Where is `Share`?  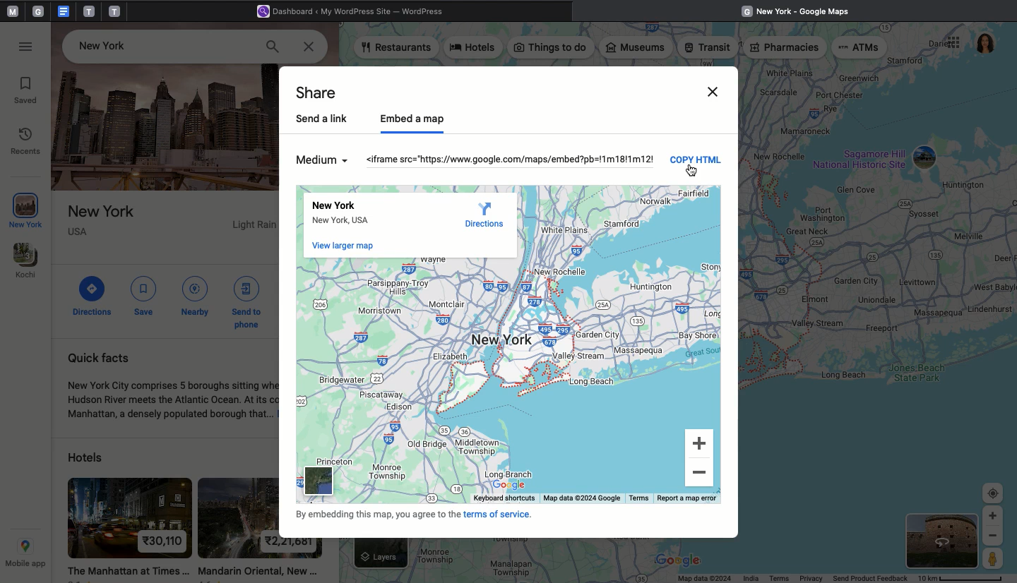 Share is located at coordinates (323, 92).